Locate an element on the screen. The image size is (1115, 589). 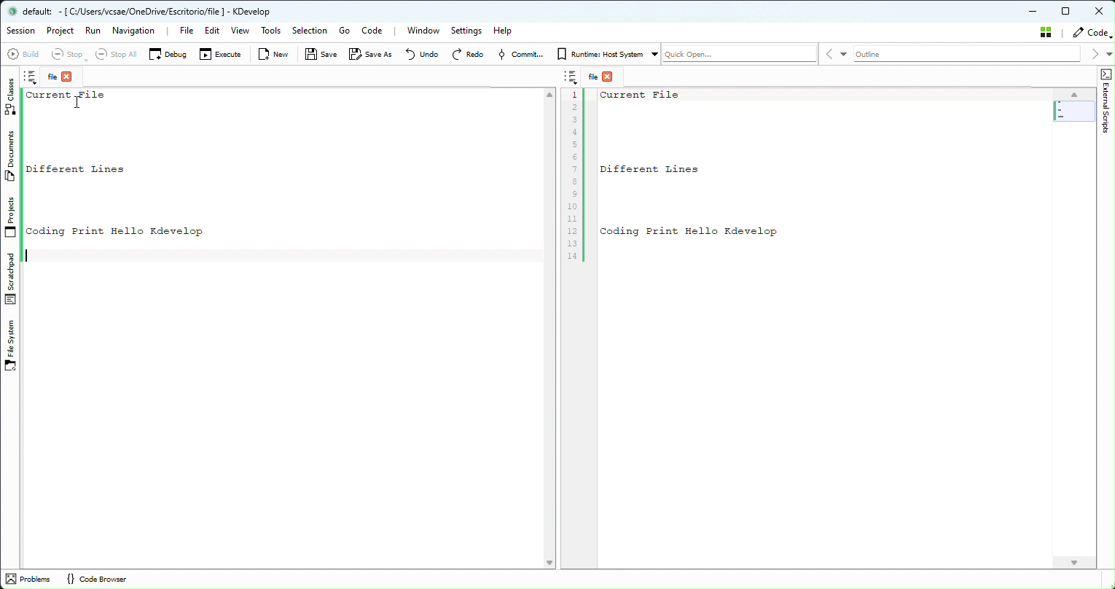
File is located at coordinates (188, 31).